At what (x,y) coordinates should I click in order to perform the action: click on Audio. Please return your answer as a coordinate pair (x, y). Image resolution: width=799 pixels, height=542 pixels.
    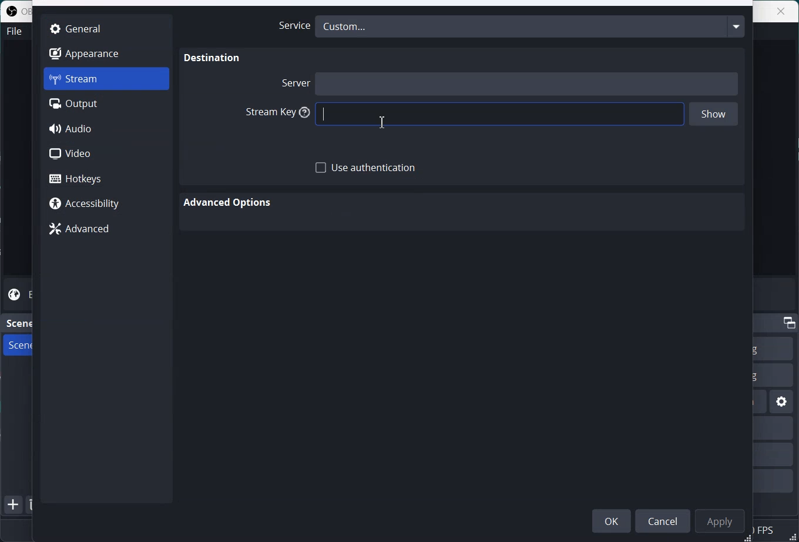
    Looking at the image, I should click on (107, 129).